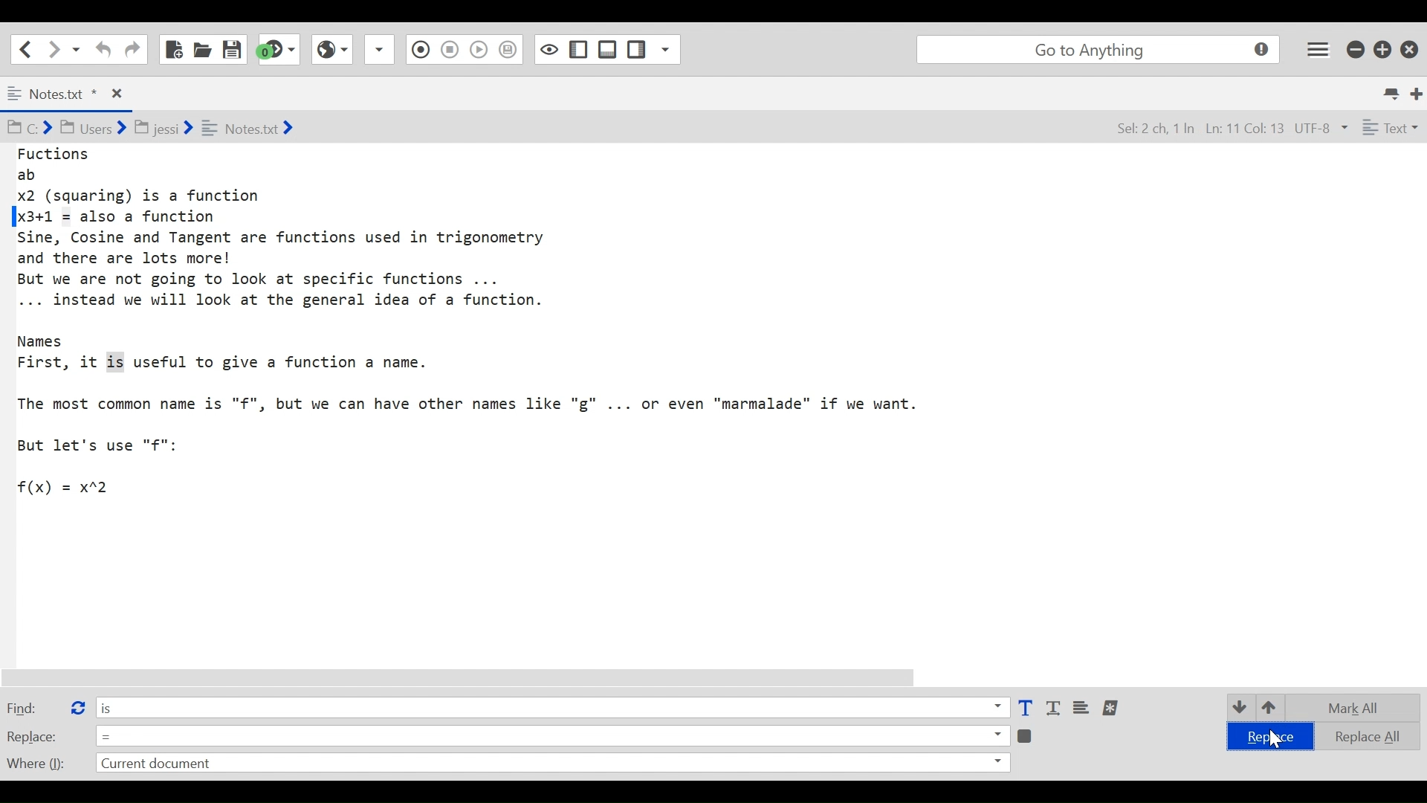 This screenshot has height=803, width=1427. What do you see at coordinates (552, 735) in the screenshot?
I see `Replace Field` at bounding box center [552, 735].